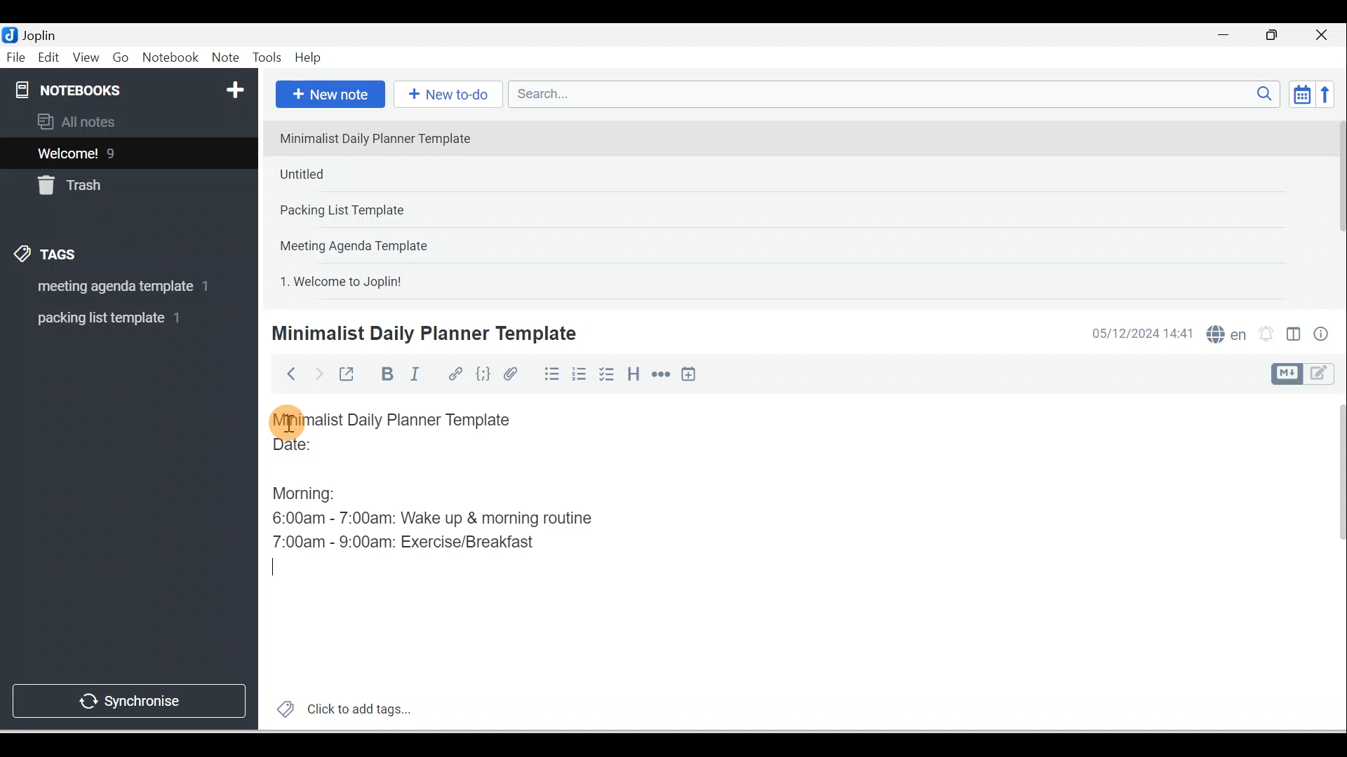 The height and width of the screenshot is (757, 1347). I want to click on Note 5, so click(392, 280).